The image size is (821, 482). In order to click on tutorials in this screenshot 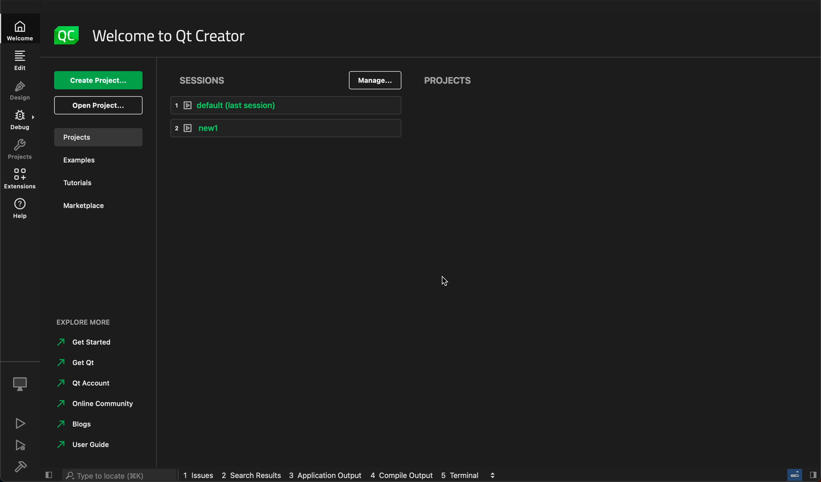, I will do `click(87, 182)`.